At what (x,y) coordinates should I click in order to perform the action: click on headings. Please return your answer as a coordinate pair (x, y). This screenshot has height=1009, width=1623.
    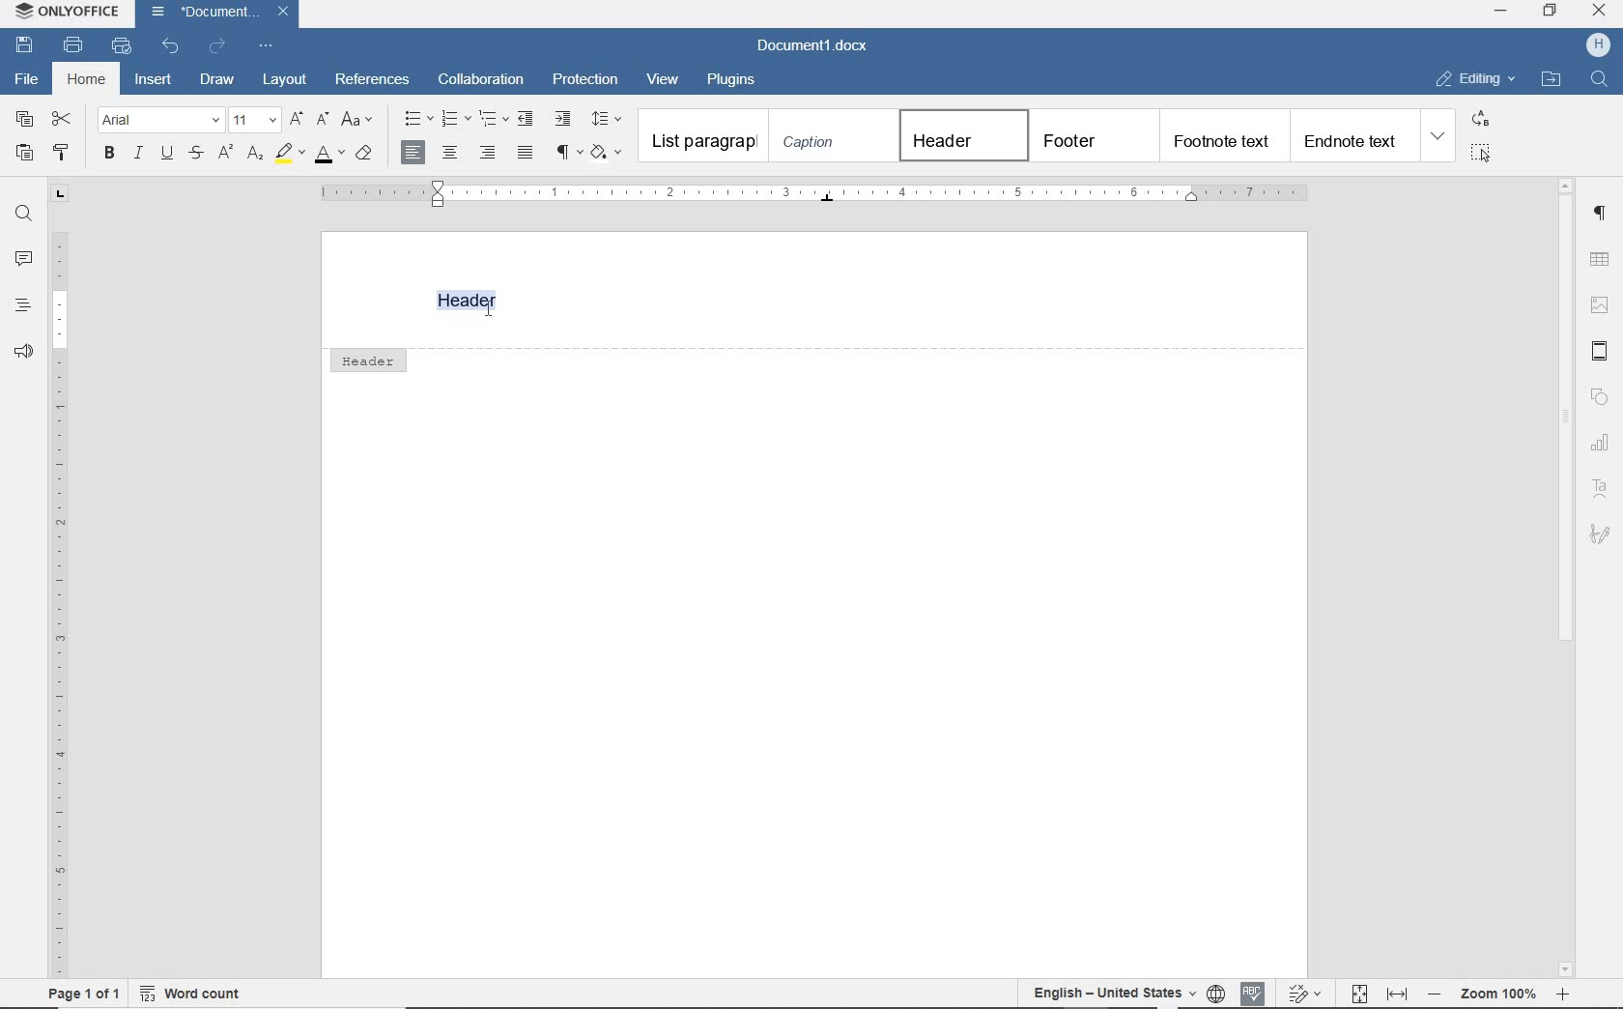
    Looking at the image, I should click on (19, 304).